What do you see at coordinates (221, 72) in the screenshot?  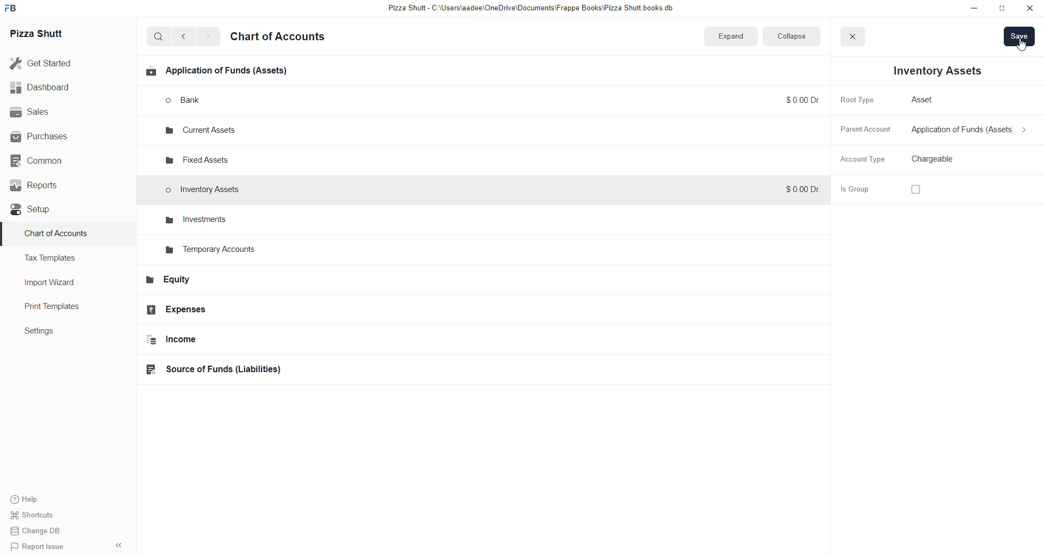 I see `Applications of funds(Assets)` at bounding box center [221, 72].